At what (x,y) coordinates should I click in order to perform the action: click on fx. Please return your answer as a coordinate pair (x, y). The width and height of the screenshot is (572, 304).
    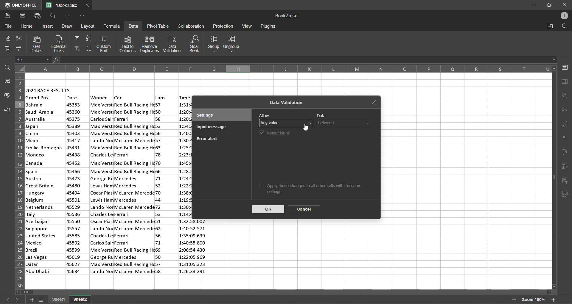
    Looking at the image, I should click on (57, 61).